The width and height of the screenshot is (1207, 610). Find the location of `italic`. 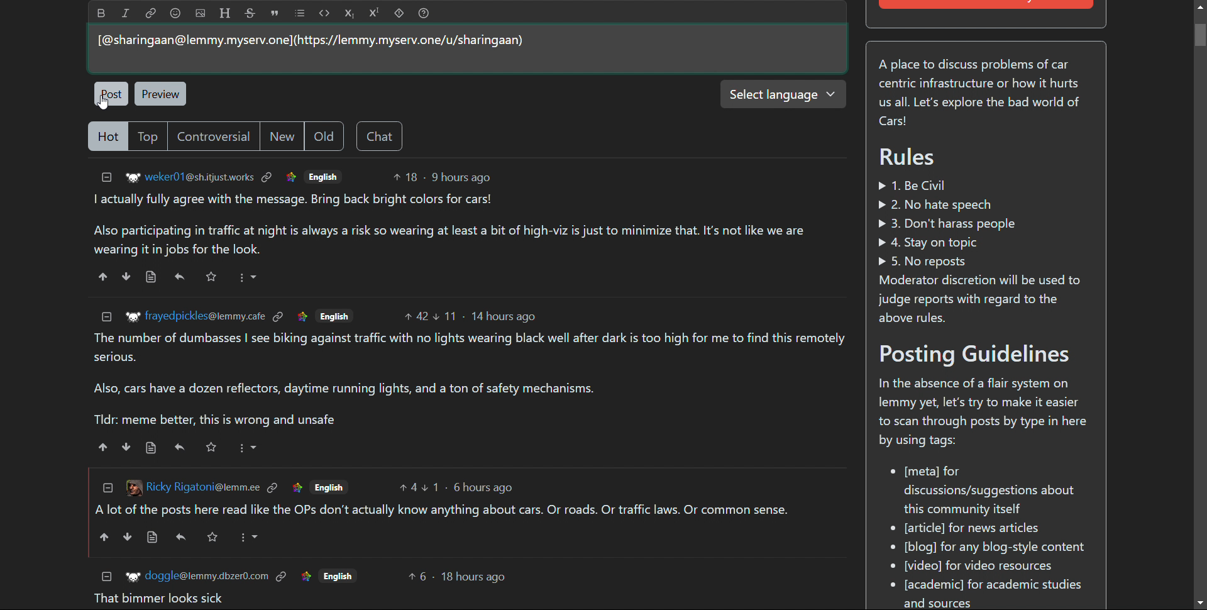

italic is located at coordinates (126, 14).